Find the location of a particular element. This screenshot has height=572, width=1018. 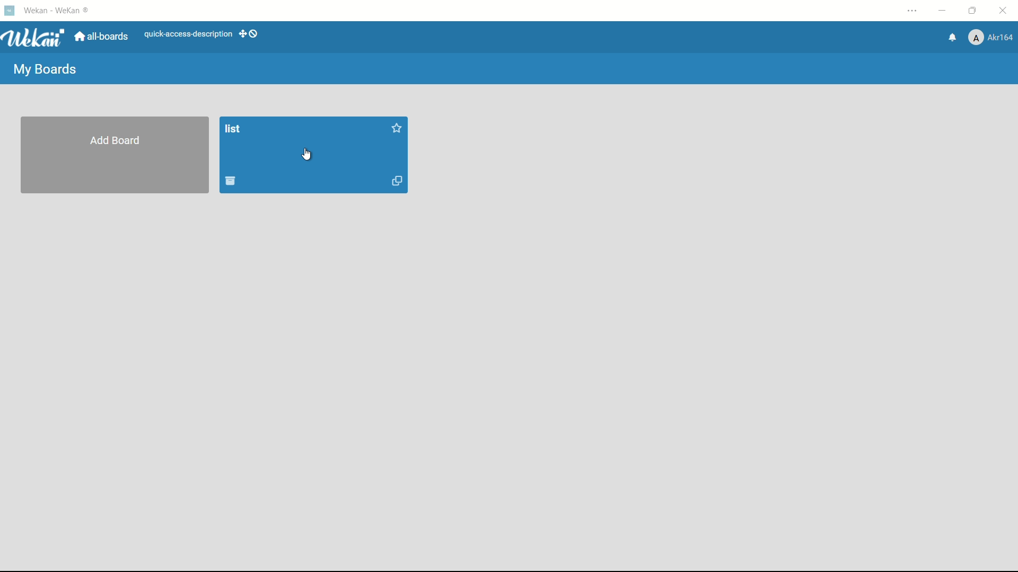

quick-access-description is located at coordinates (188, 34).